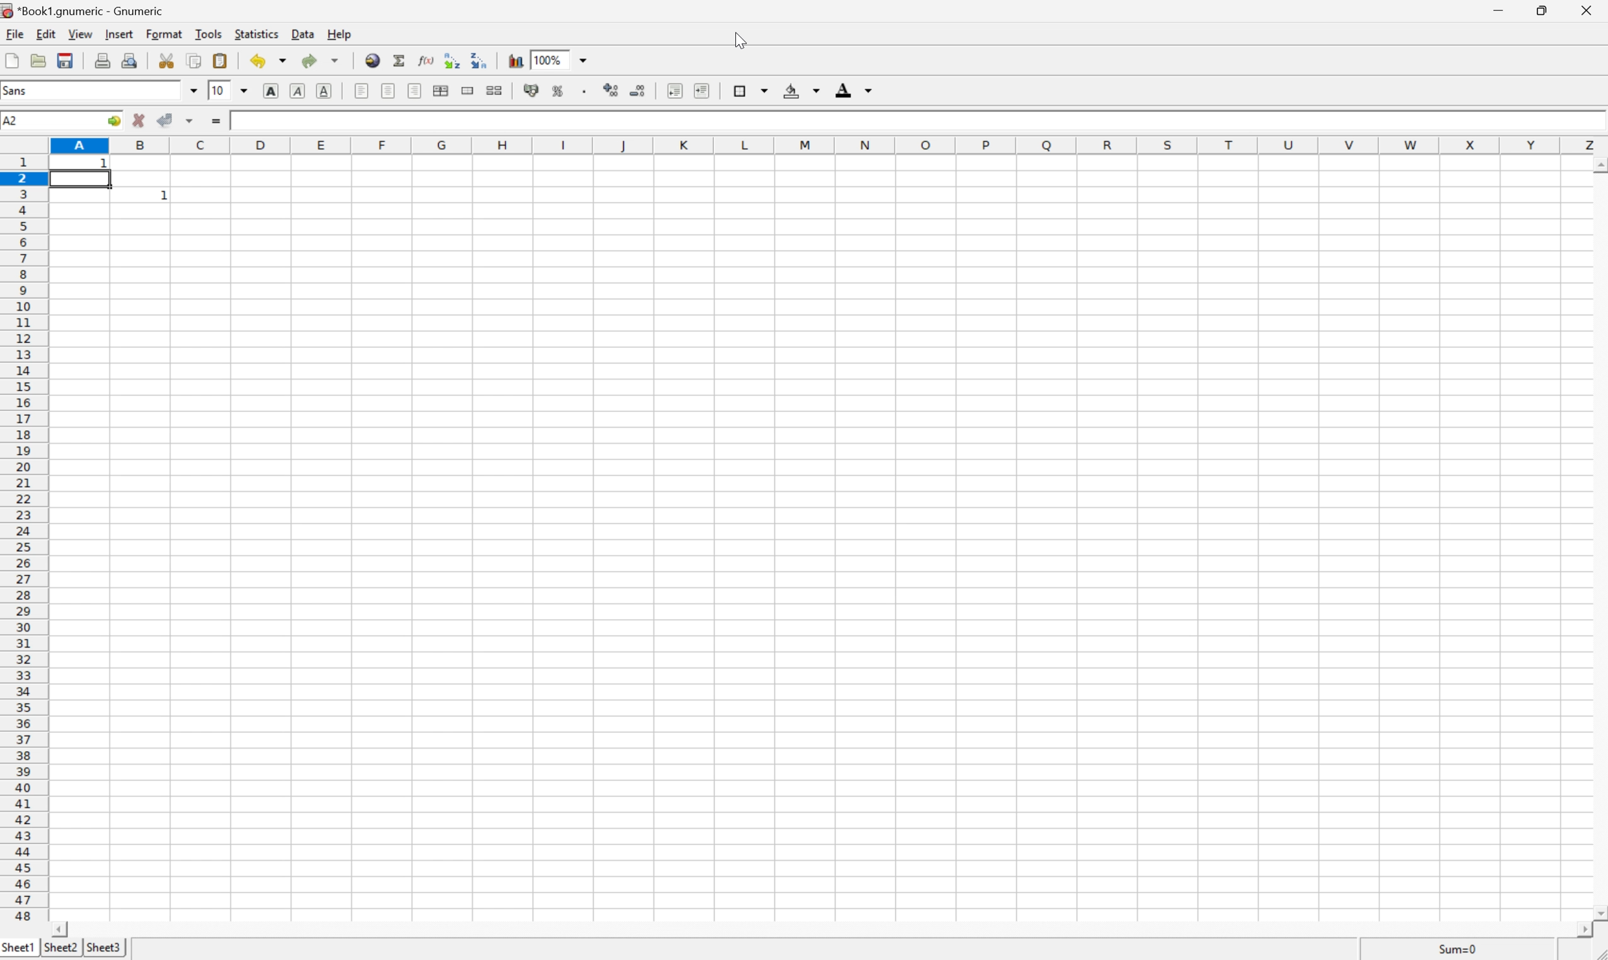 The height and width of the screenshot is (960, 1608). I want to click on bold, so click(271, 91).